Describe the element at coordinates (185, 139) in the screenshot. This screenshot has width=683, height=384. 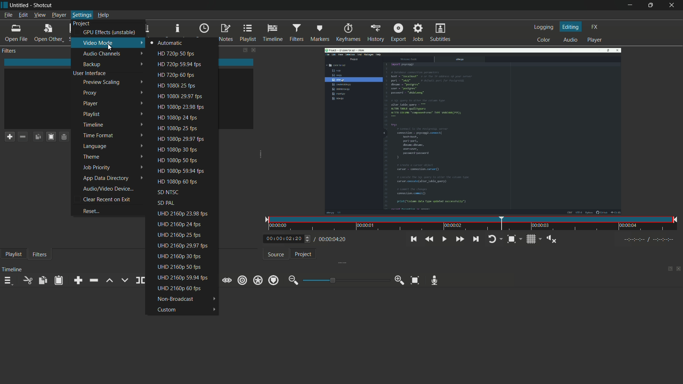
I see `hd 1080p 29.97 fps` at that location.